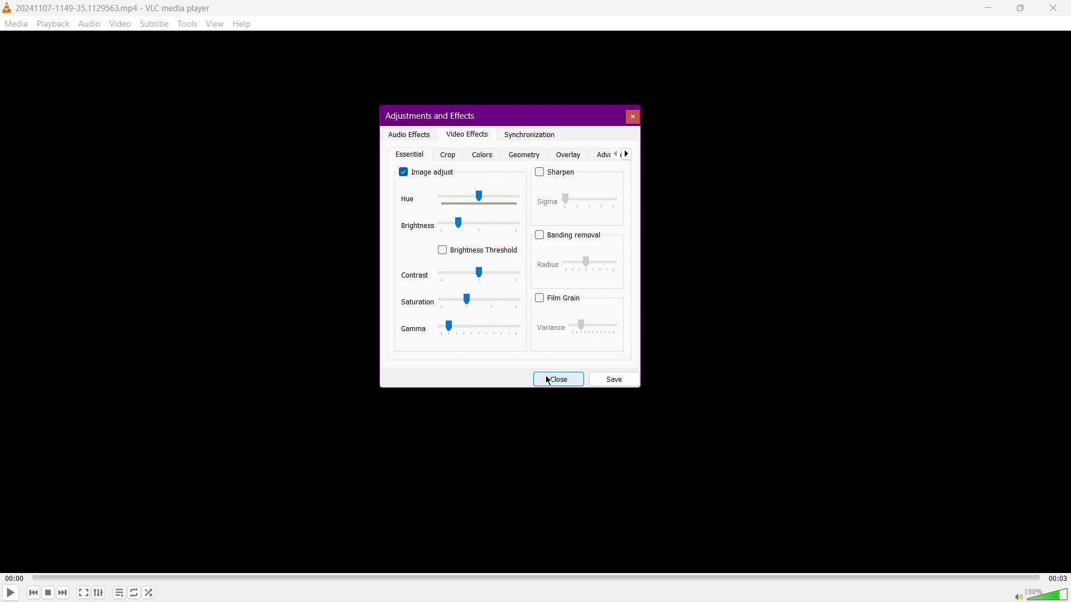  I want to click on Colors, so click(481, 154).